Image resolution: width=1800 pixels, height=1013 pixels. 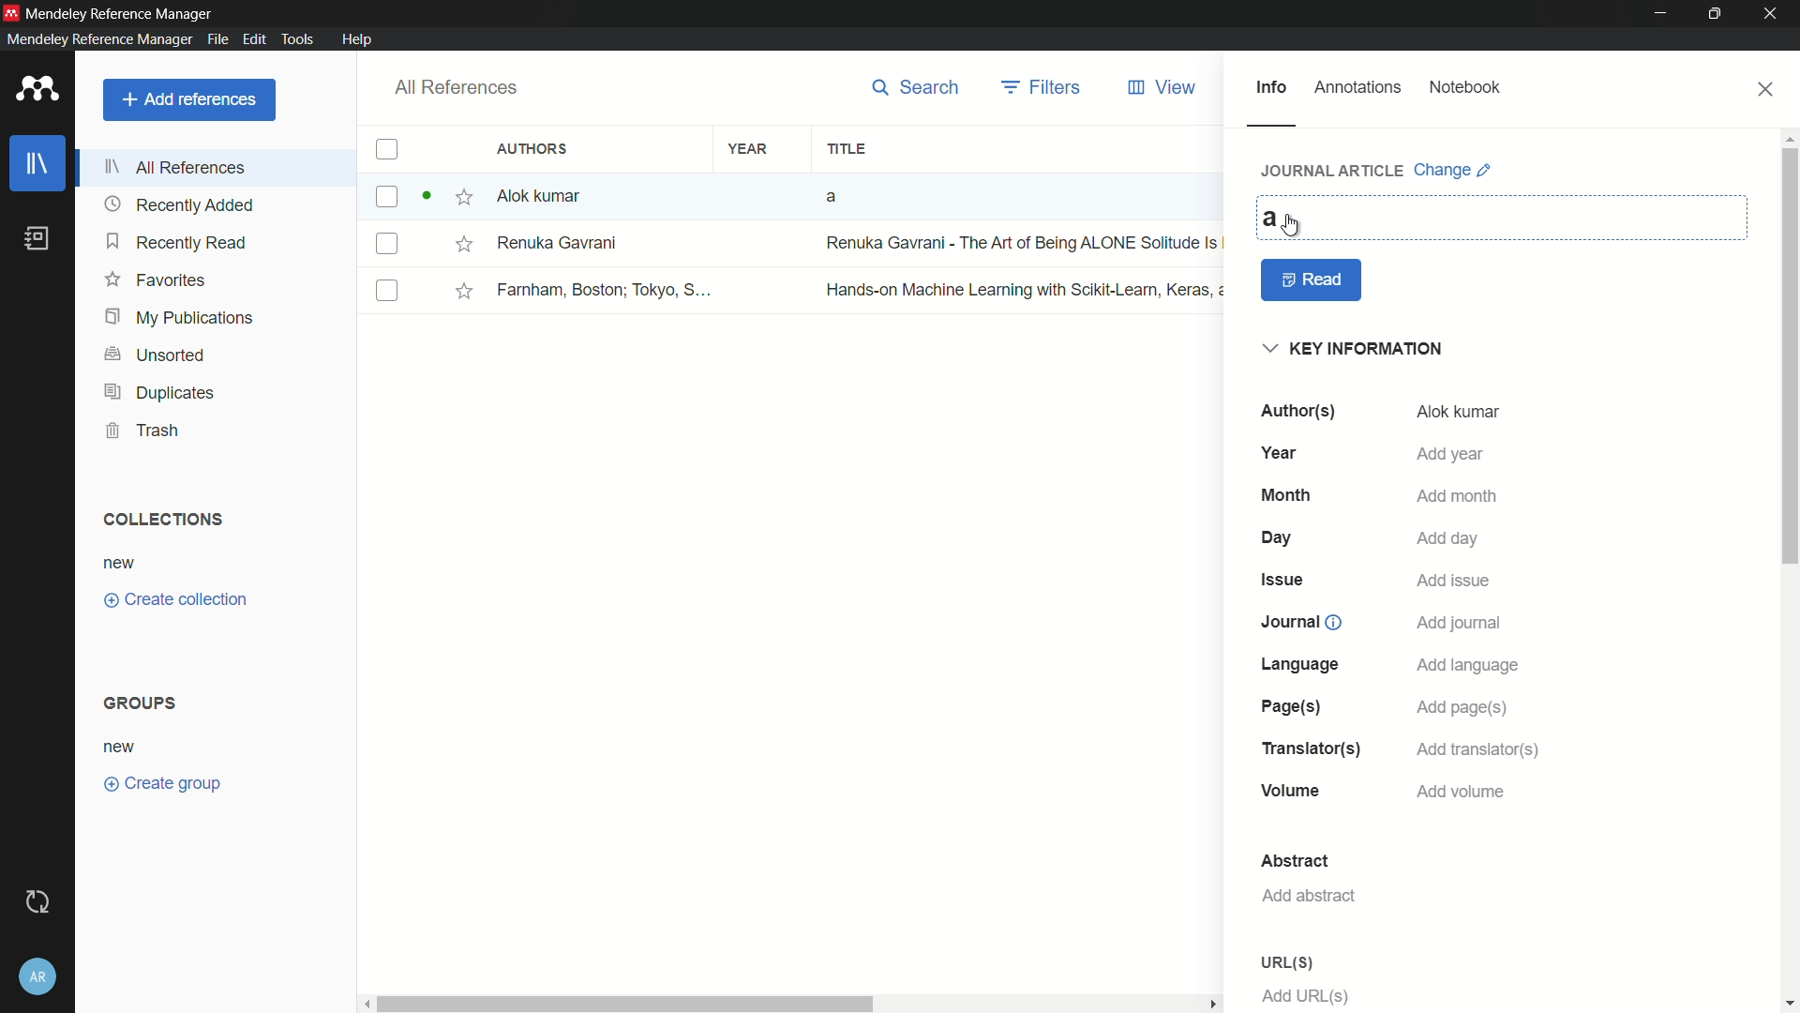 I want to click on create group, so click(x=161, y=781).